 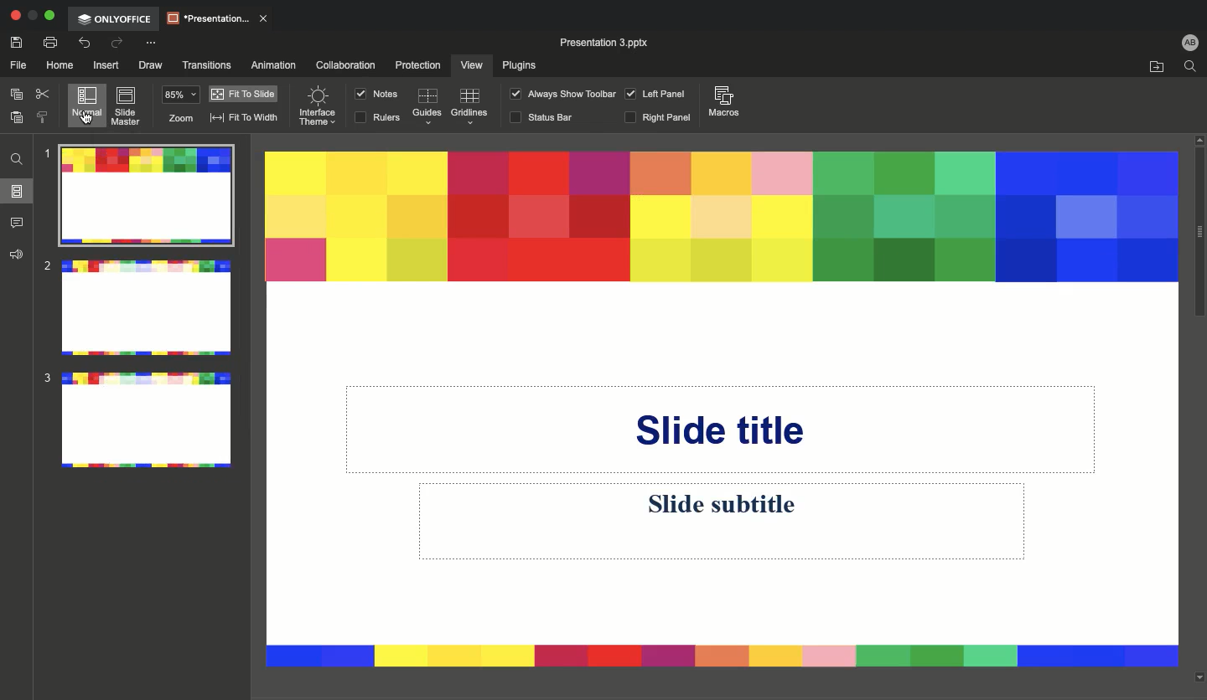 I want to click on OnlyOffice, so click(x=117, y=18).